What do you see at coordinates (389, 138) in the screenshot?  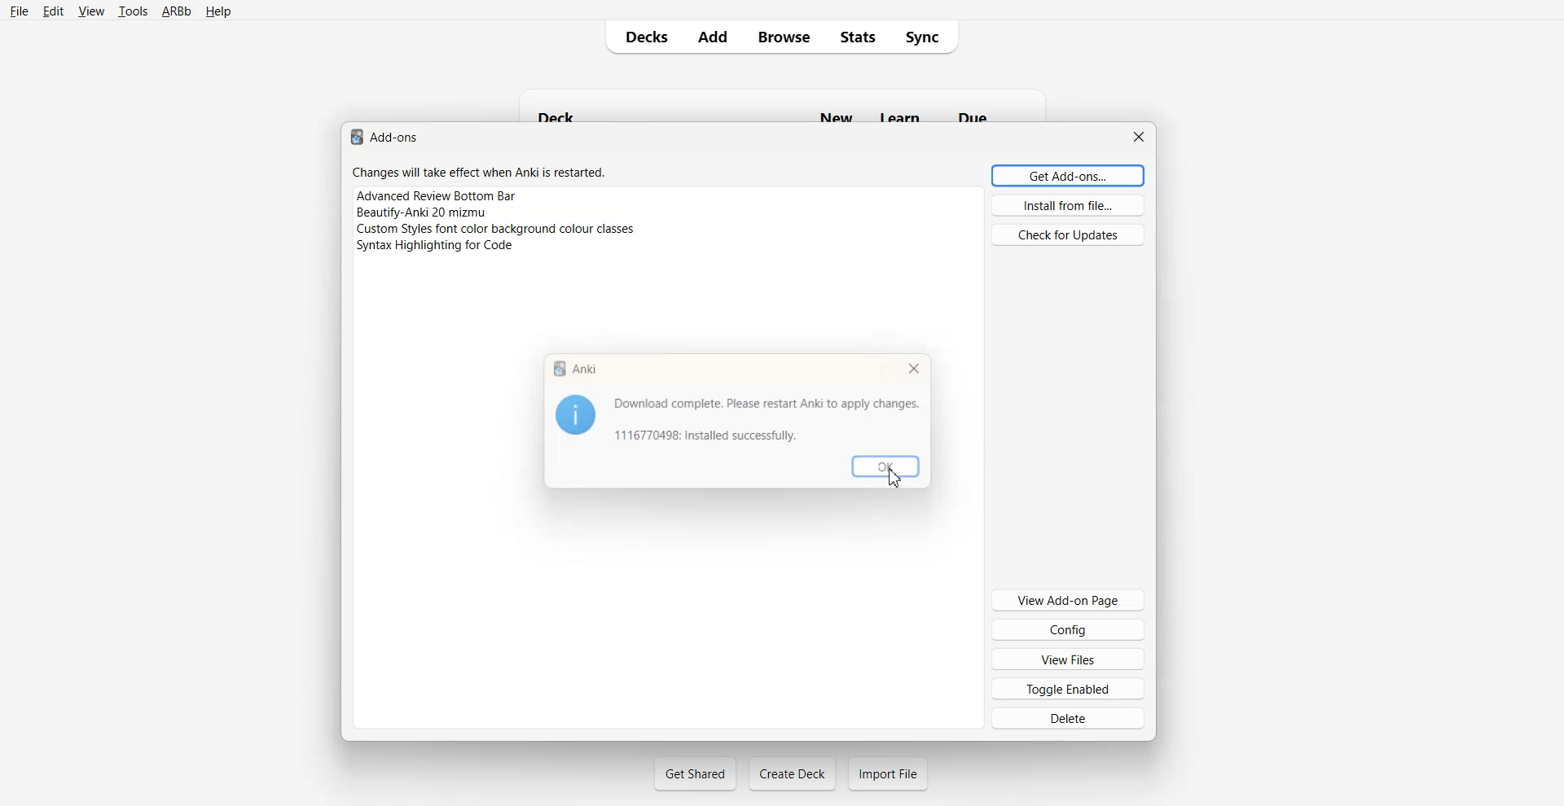 I see `Text 1` at bounding box center [389, 138].